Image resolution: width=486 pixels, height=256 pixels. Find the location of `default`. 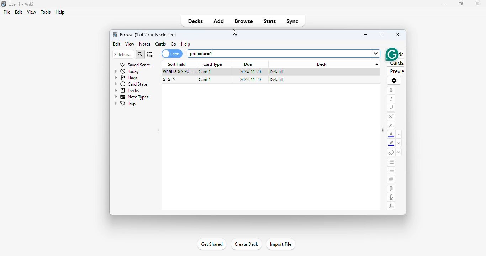

default is located at coordinates (276, 71).